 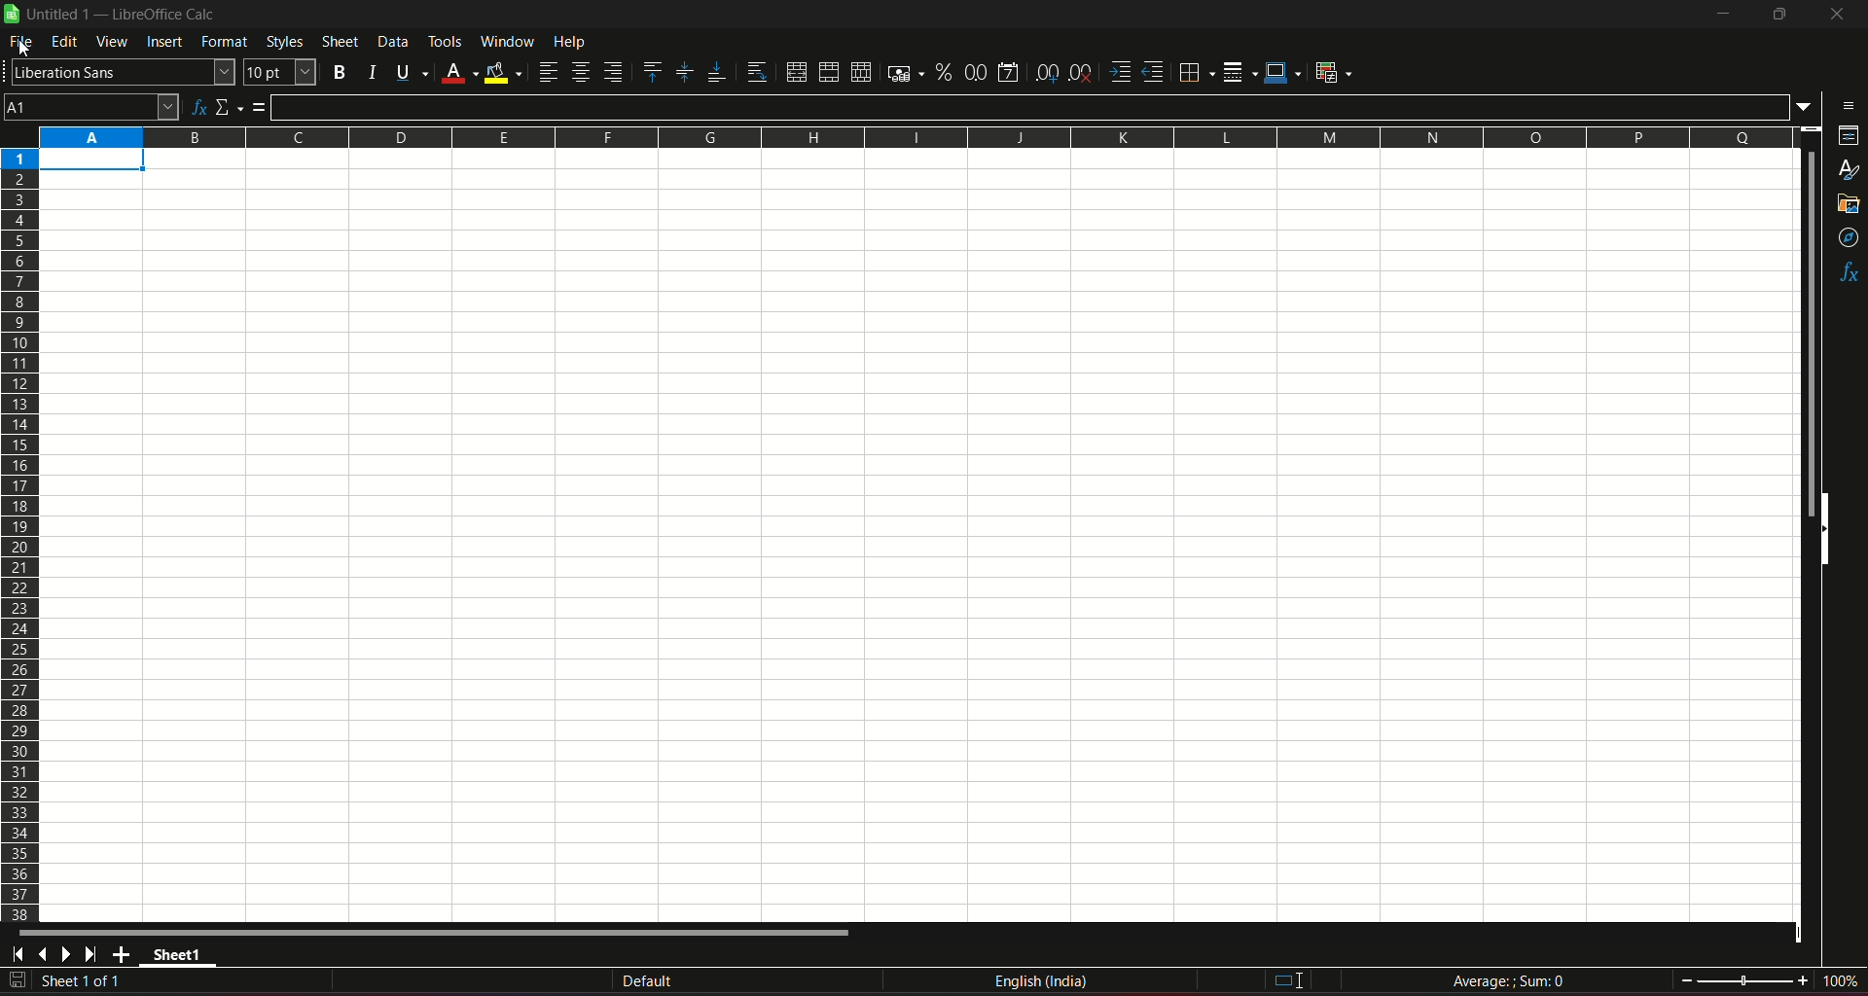 I want to click on sidebar settings, so click(x=1844, y=104).